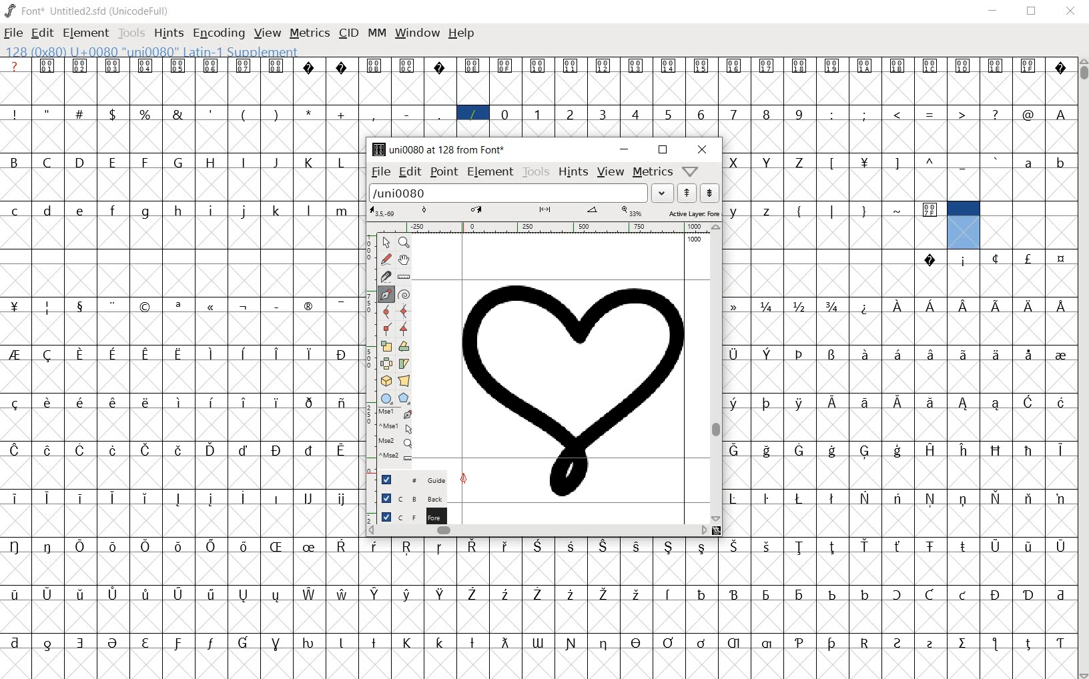 This screenshot has height=679, width=1089. What do you see at coordinates (538, 594) in the screenshot?
I see `glyph` at bounding box center [538, 594].